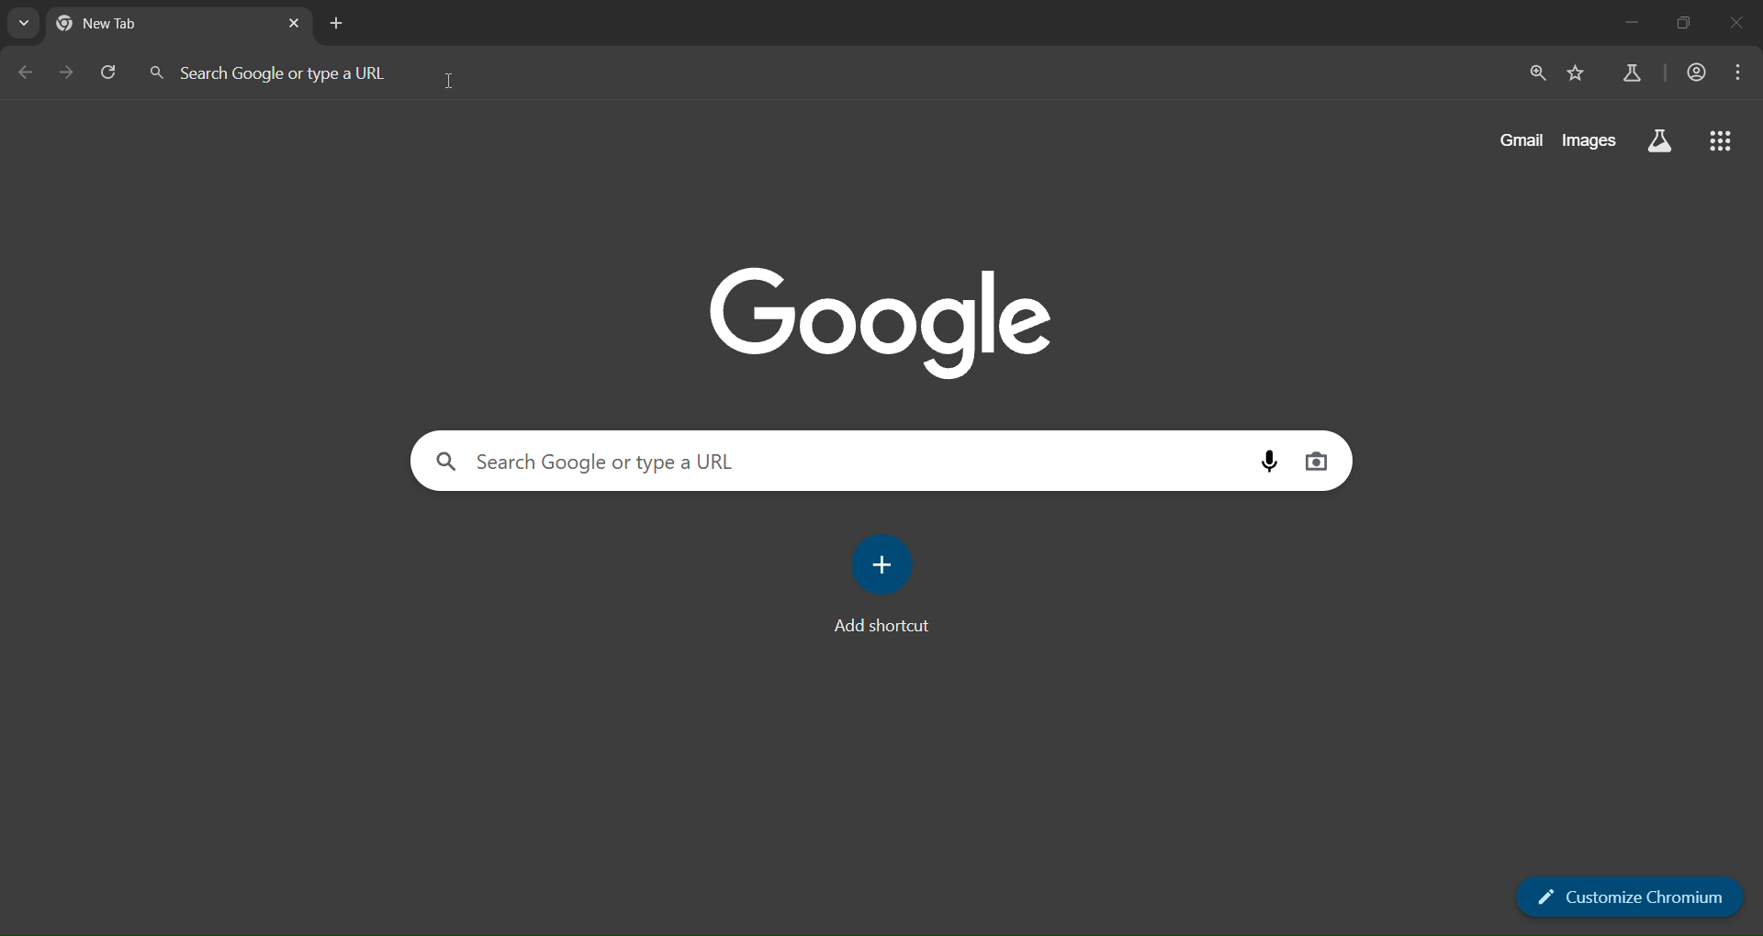  Describe the element at coordinates (881, 589) in the screenshot. I see `add shortcut` at that location.